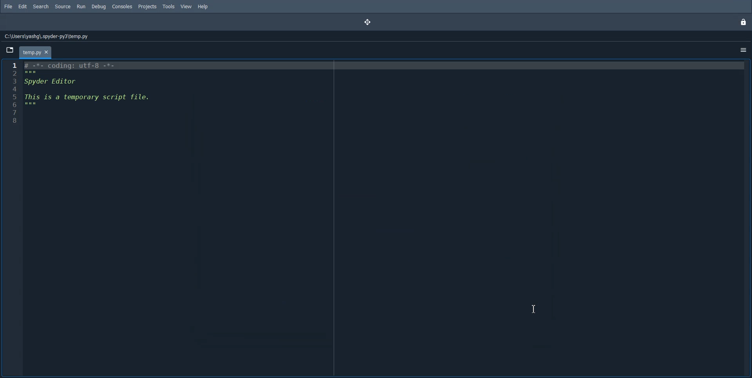 The width and height of the screenshot is (752, 378). I want to click on View, so click(187, 7).